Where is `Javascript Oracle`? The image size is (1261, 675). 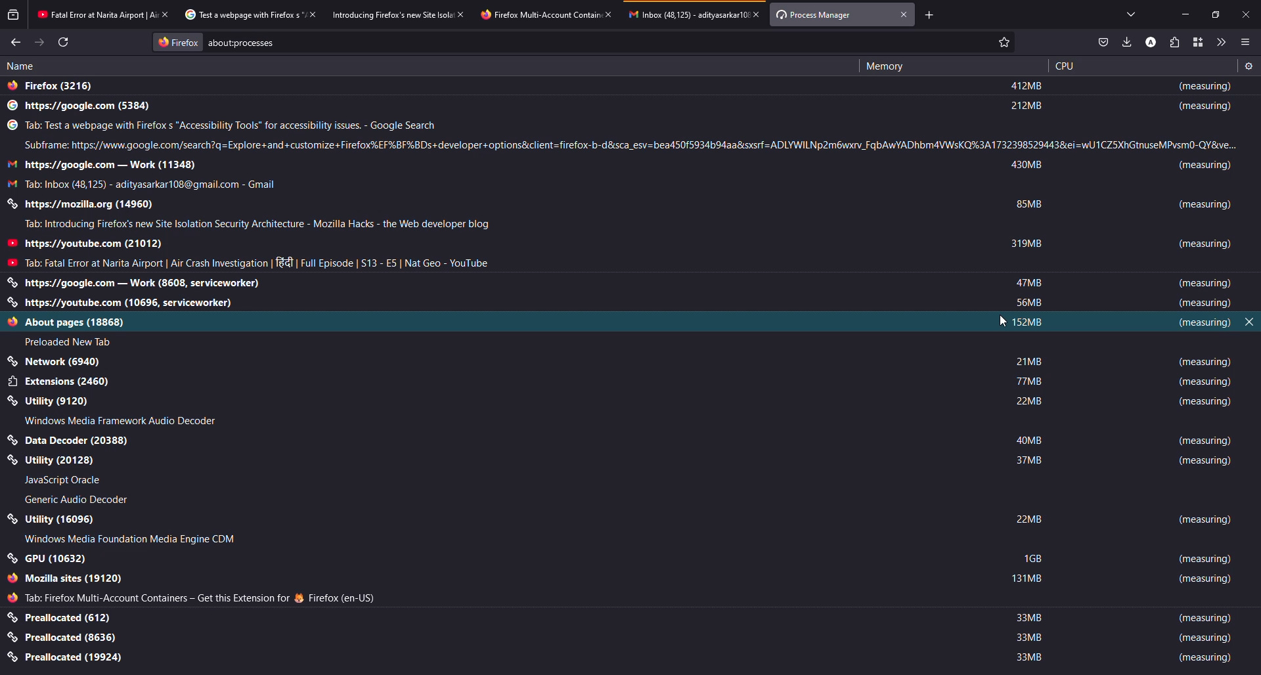
Javascript Oracle is located at coordinates (59, 480).